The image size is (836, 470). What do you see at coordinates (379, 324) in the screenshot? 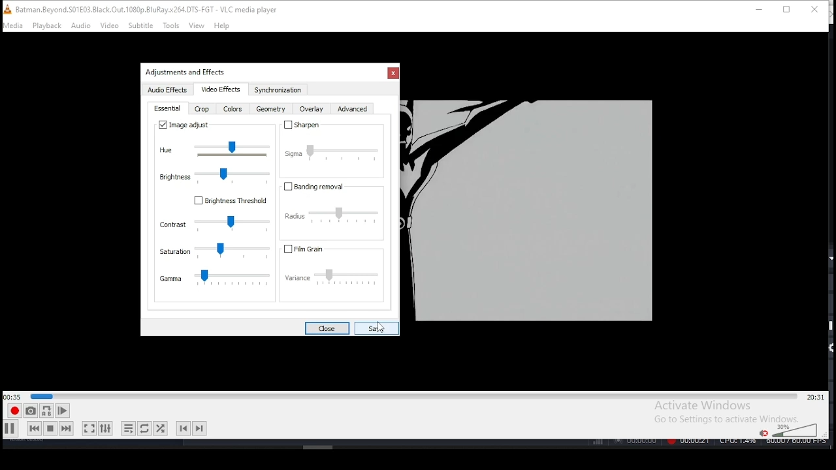
I see `` at bounding box center [379, 324].